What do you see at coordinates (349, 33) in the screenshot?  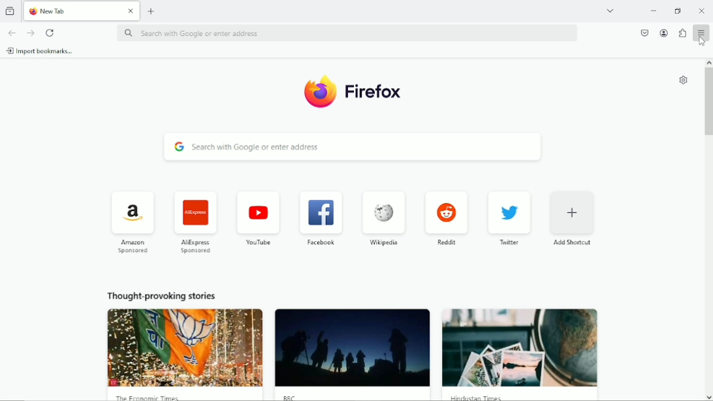 I see `Search with google or enter address` at bounding box center [349, 33].